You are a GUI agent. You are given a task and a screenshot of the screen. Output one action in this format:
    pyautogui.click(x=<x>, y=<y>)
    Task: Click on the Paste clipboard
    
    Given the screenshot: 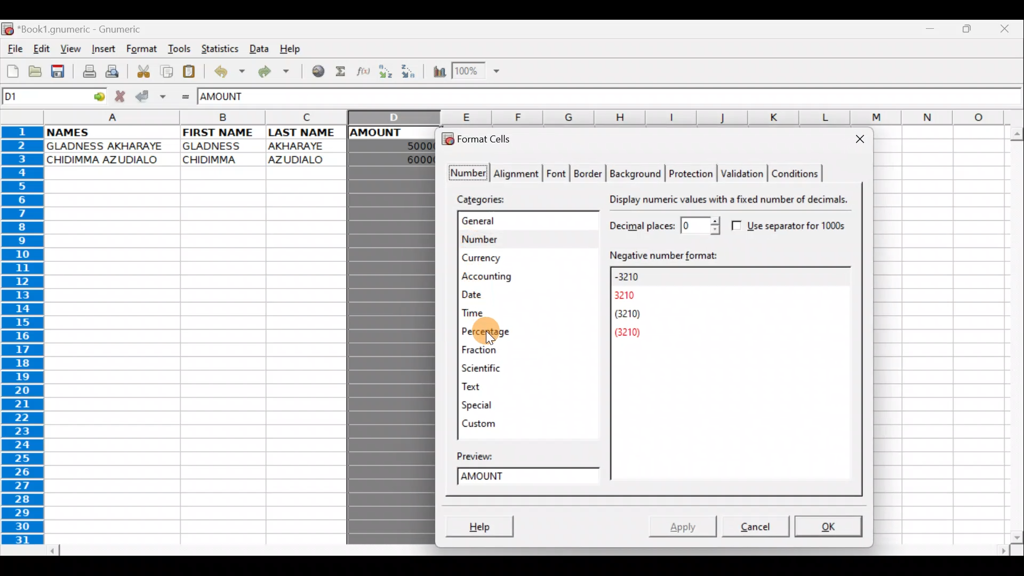 What is the action you would take?
    pyautogui.click(x=191, y=70)
    